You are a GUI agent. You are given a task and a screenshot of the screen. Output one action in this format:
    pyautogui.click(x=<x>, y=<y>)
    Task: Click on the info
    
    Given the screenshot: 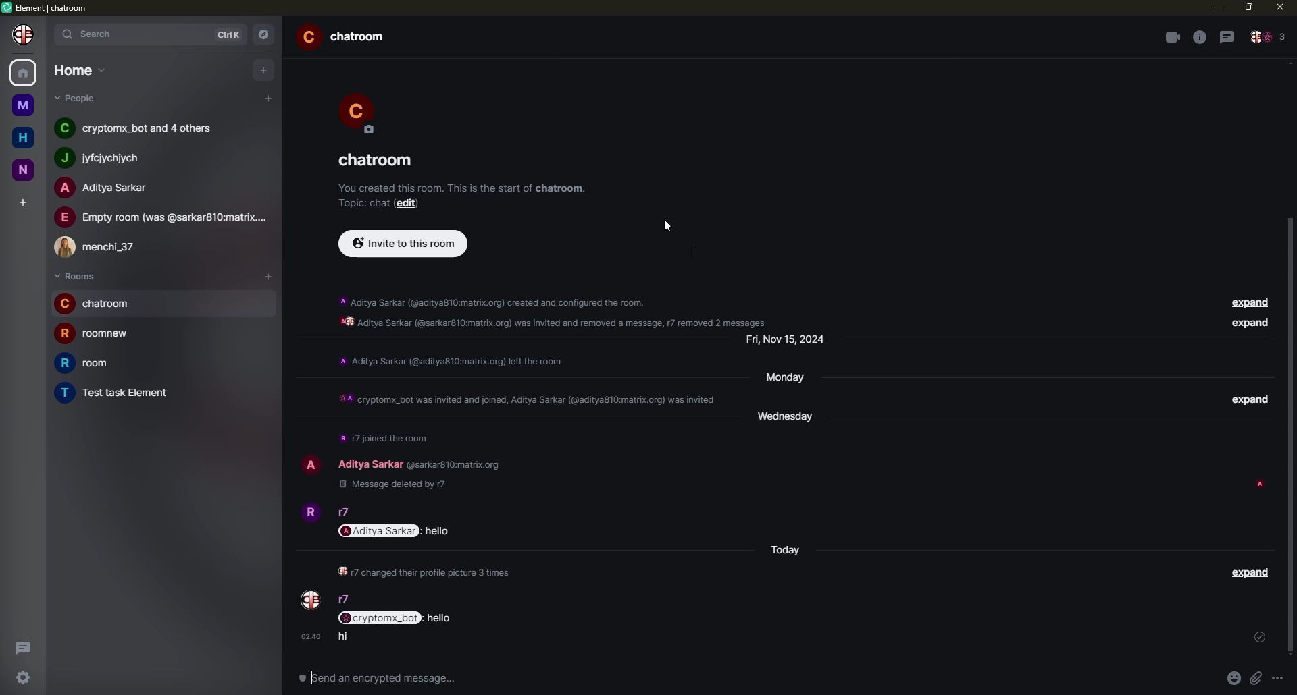 What is the action you would take?
    pyautogui.click(x=552, y=310)
    